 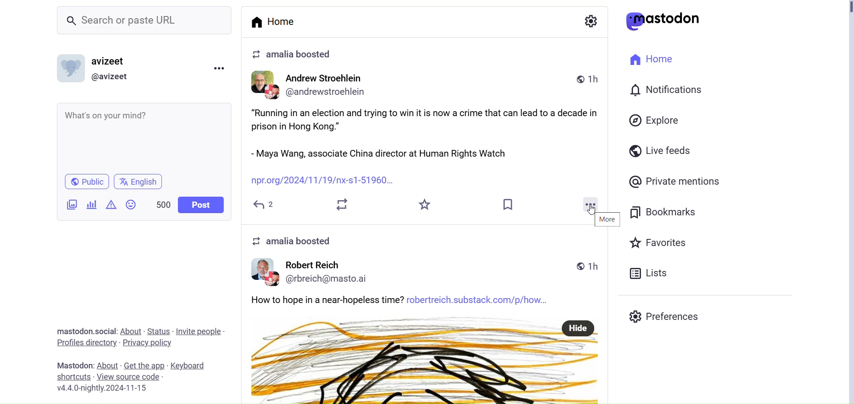 What do you see at coordinates (510, 203) in the screenshot?
I see `Bookmark` at bounding box center [510, 203].